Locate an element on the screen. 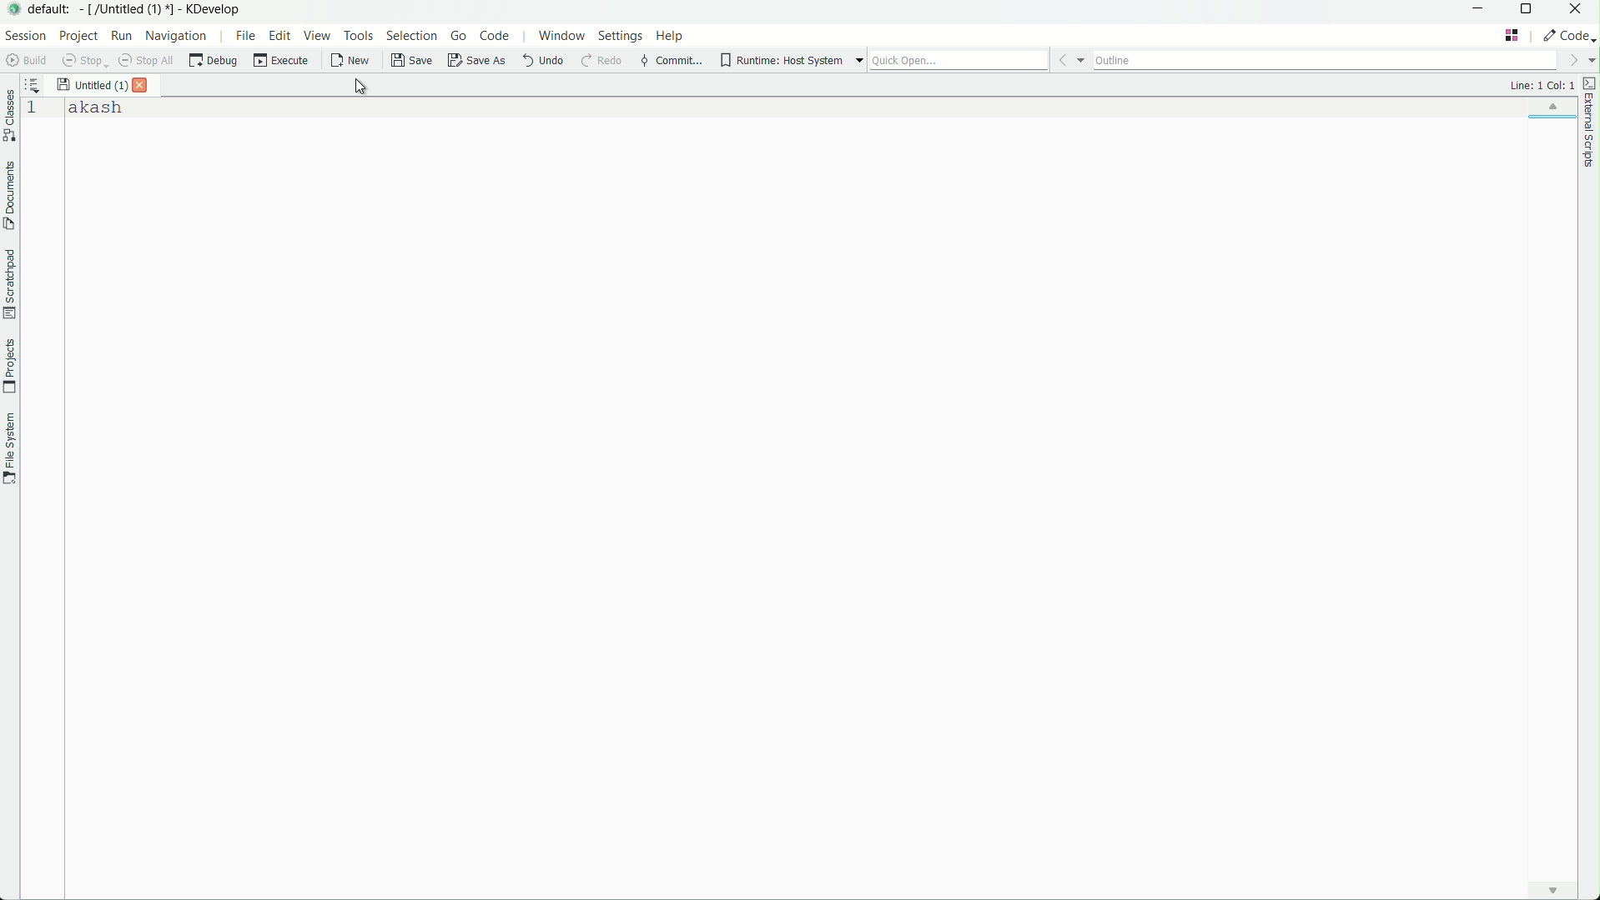  file system is located at coordinates (10, 448).